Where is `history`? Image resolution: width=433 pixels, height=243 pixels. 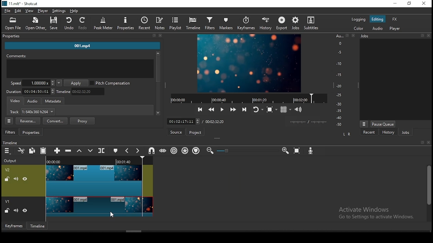 history is located at coordinates (267, 24).